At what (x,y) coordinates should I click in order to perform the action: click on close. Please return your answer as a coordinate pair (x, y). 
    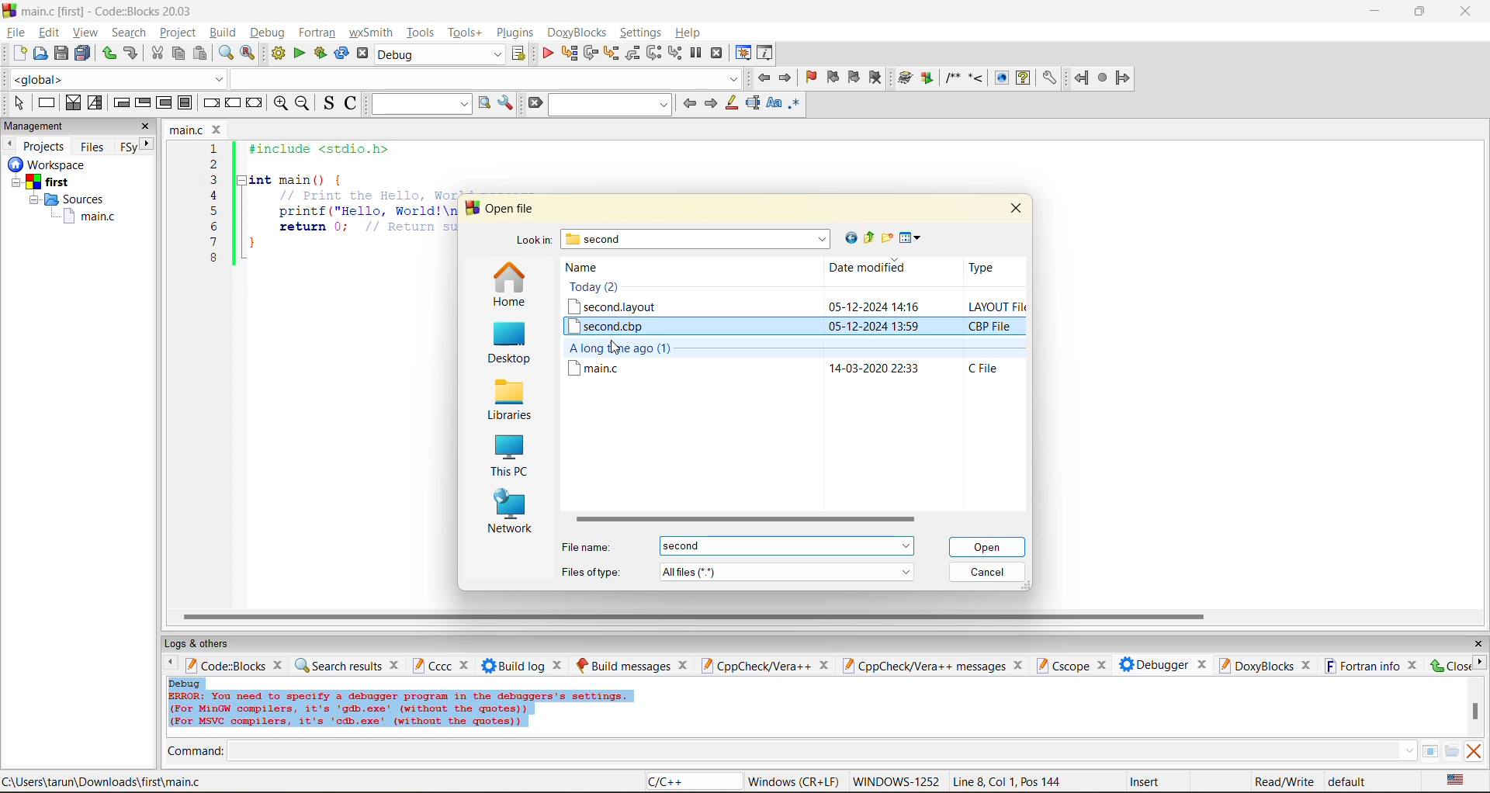
    Looking at the image, I should click on (1020, 665).